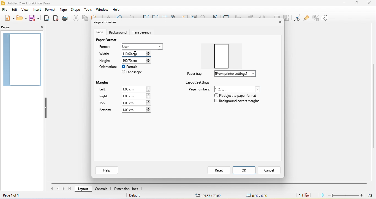 This screenshot has height=199, width=376. Describe the element at coordinates (5, 10) in the screenshot. I see `file` at that location.